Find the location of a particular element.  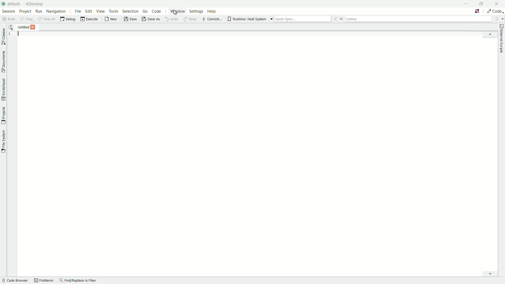

minimize is located at coordinates (466, 4).